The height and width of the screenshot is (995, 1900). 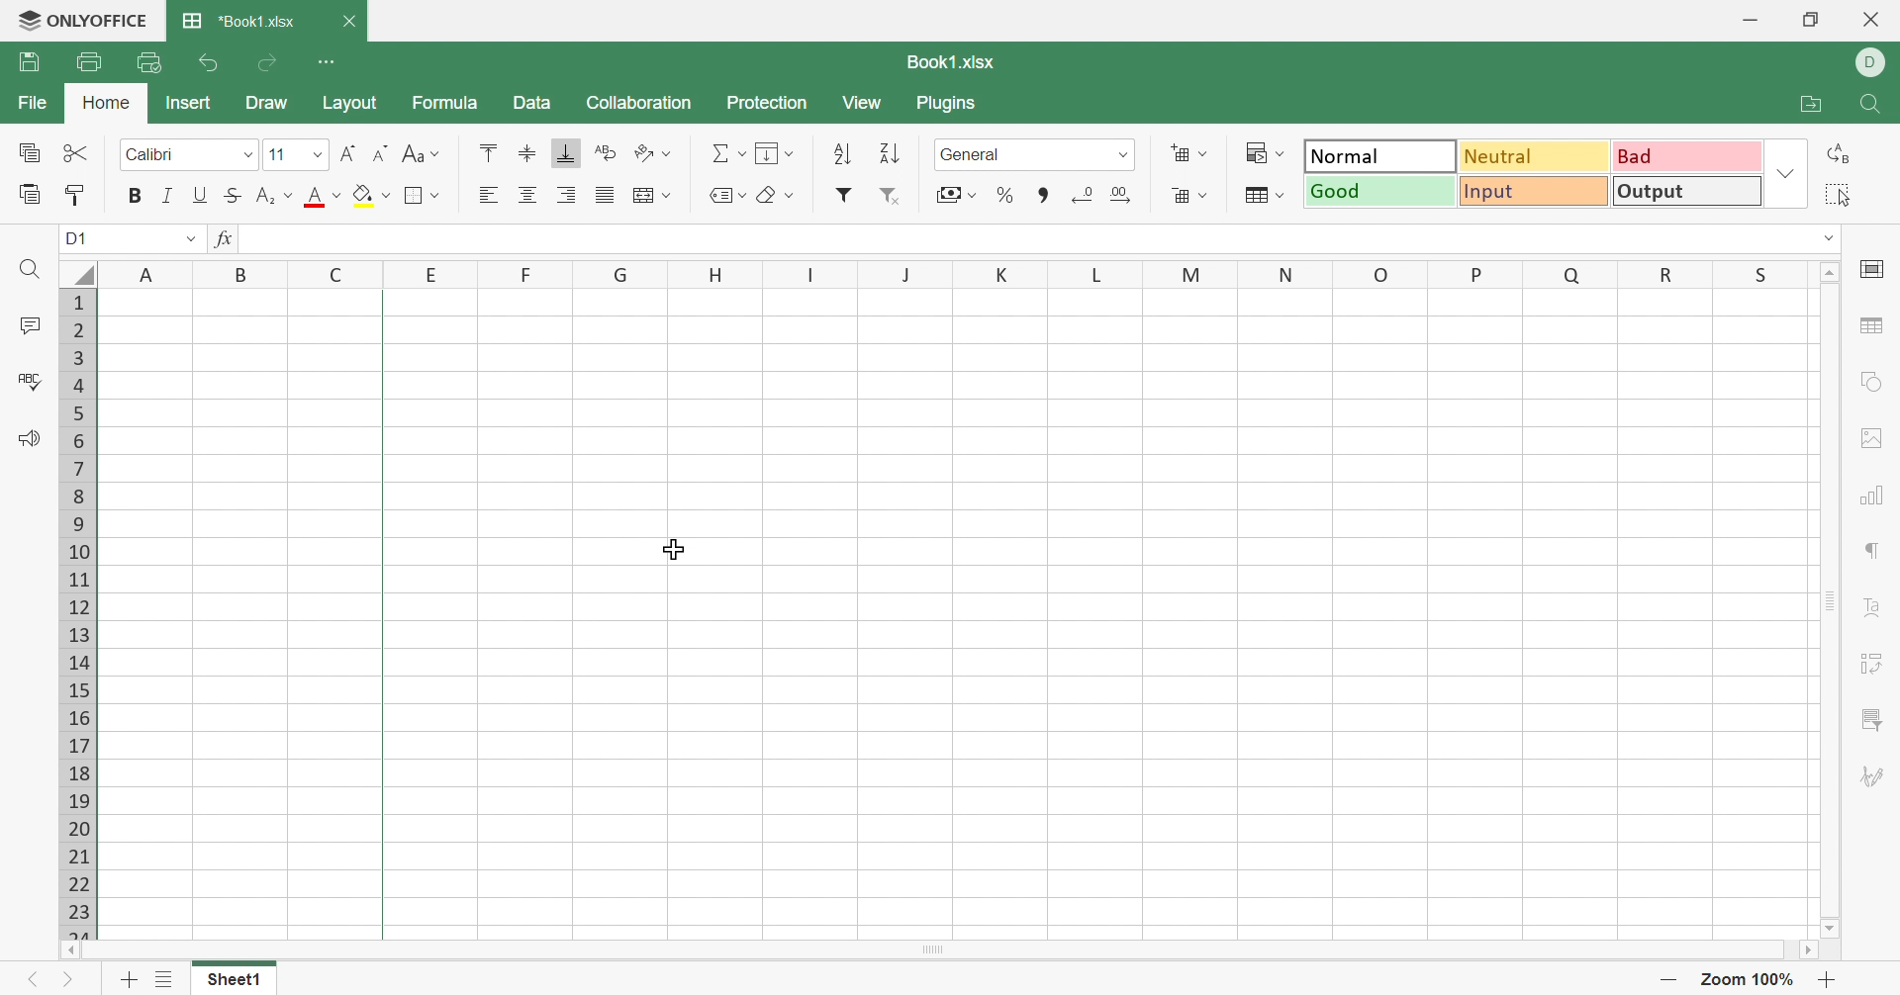 What do you see at coordinates (888, 152) in the screenshot?
I see `Descending order` at bounding box center [888, 152].